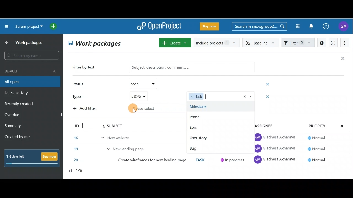  What do you see at coordinates (159, 27) in the screenshot?
I see `OpenProject` at bounding box center [159, 27].